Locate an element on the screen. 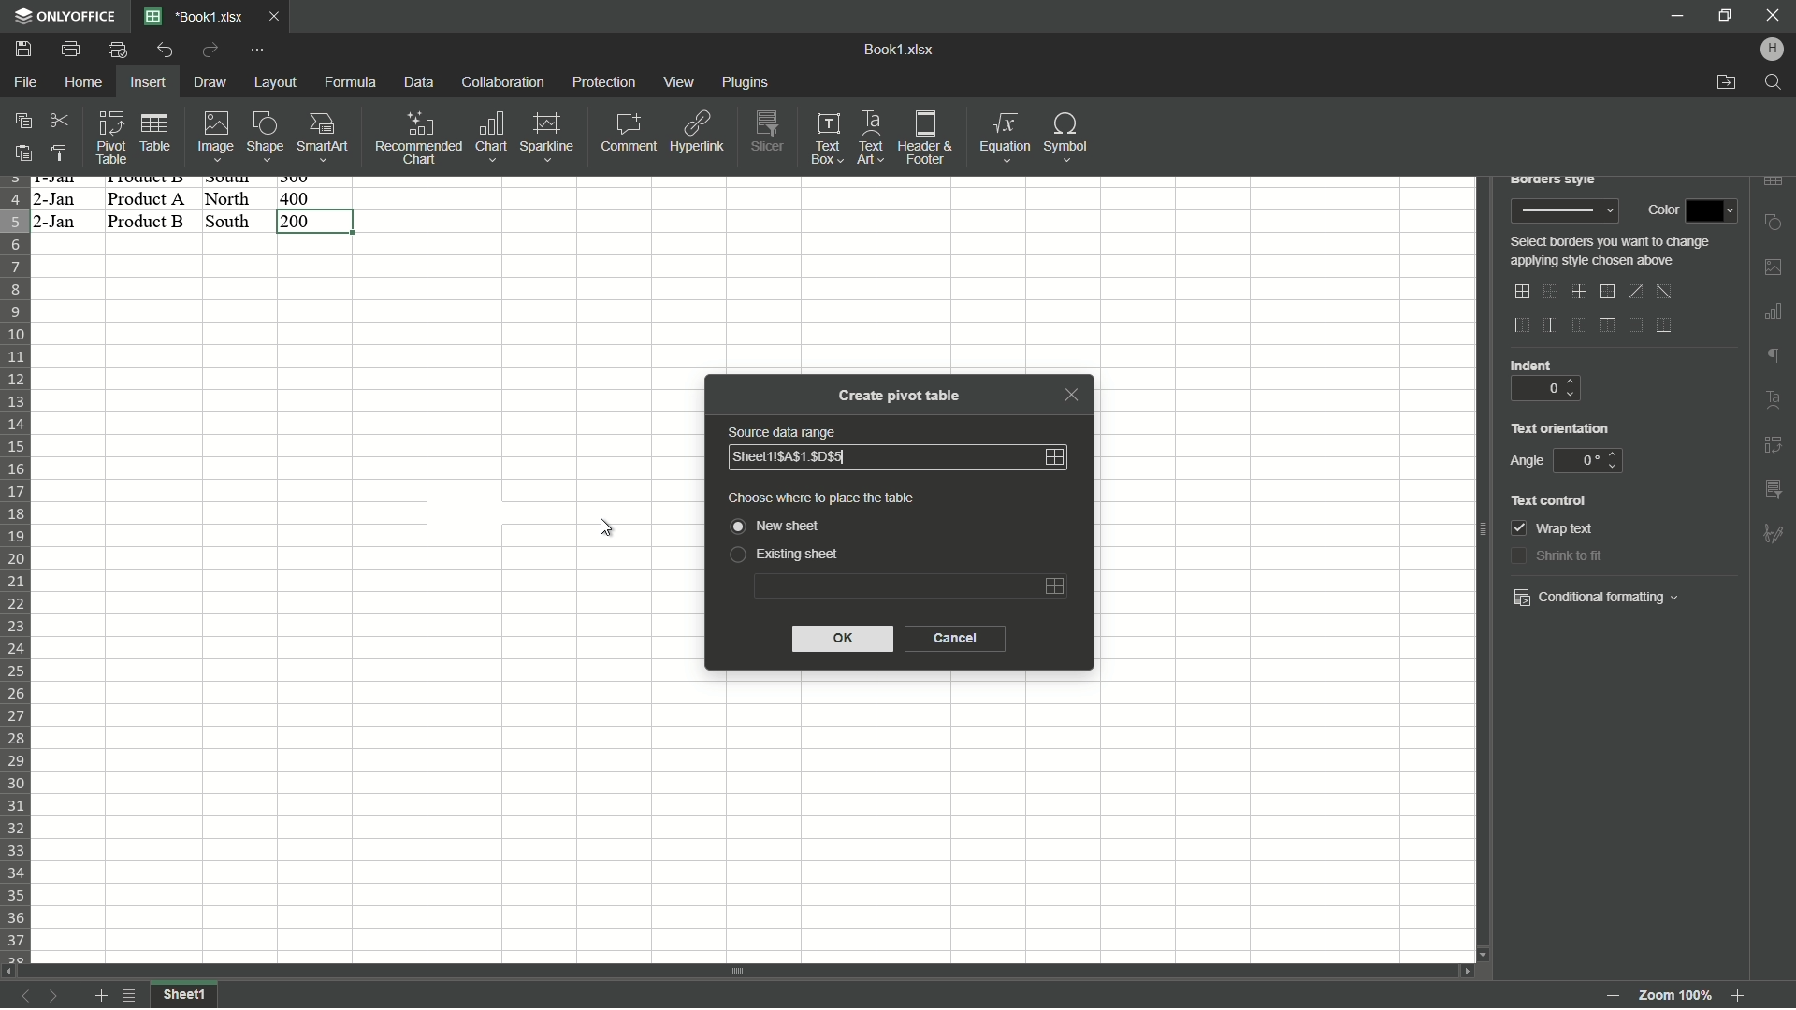 Image resolution: width=1796 pixels, height=1010 pixels. Hyperlink is located at coordinates (698, 134).